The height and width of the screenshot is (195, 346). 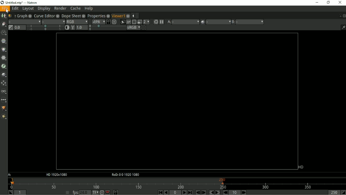 What do you see at coordinates (123, 22) in the screenshot?
I see `Clip portion of image` at bounding box center [123, 22].